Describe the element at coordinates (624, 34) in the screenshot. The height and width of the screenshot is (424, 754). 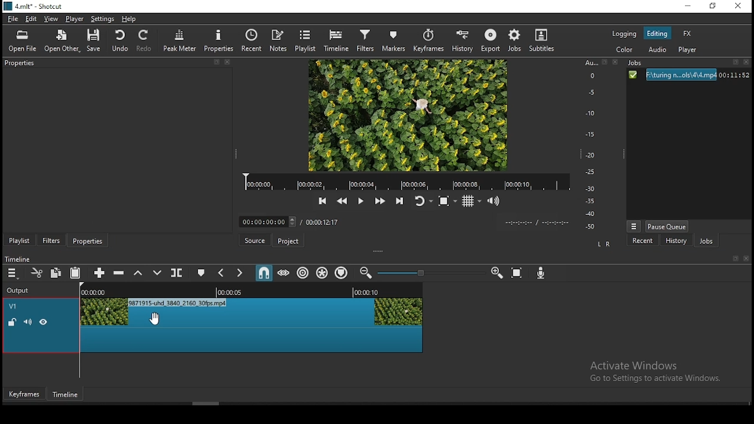
I see `logging` at that location.